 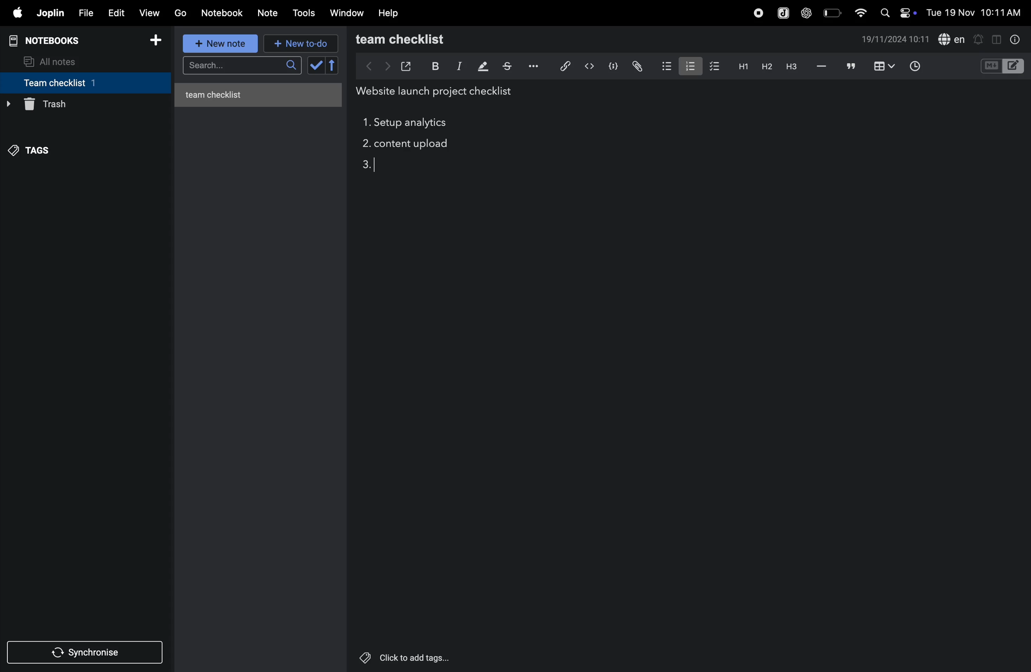 I want to click on hifen, so click(x=820, y=66).